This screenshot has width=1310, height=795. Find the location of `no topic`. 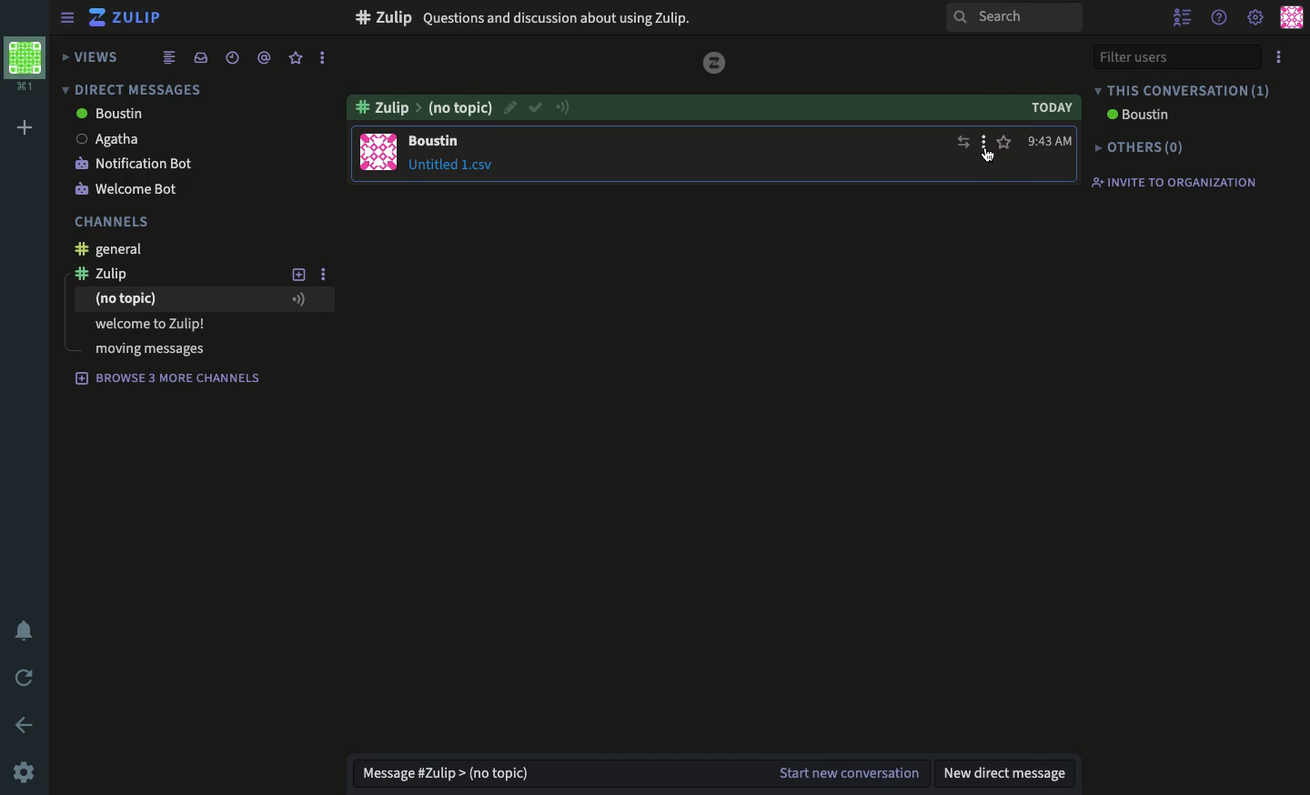

no topic is located at coordinates (202, 300).